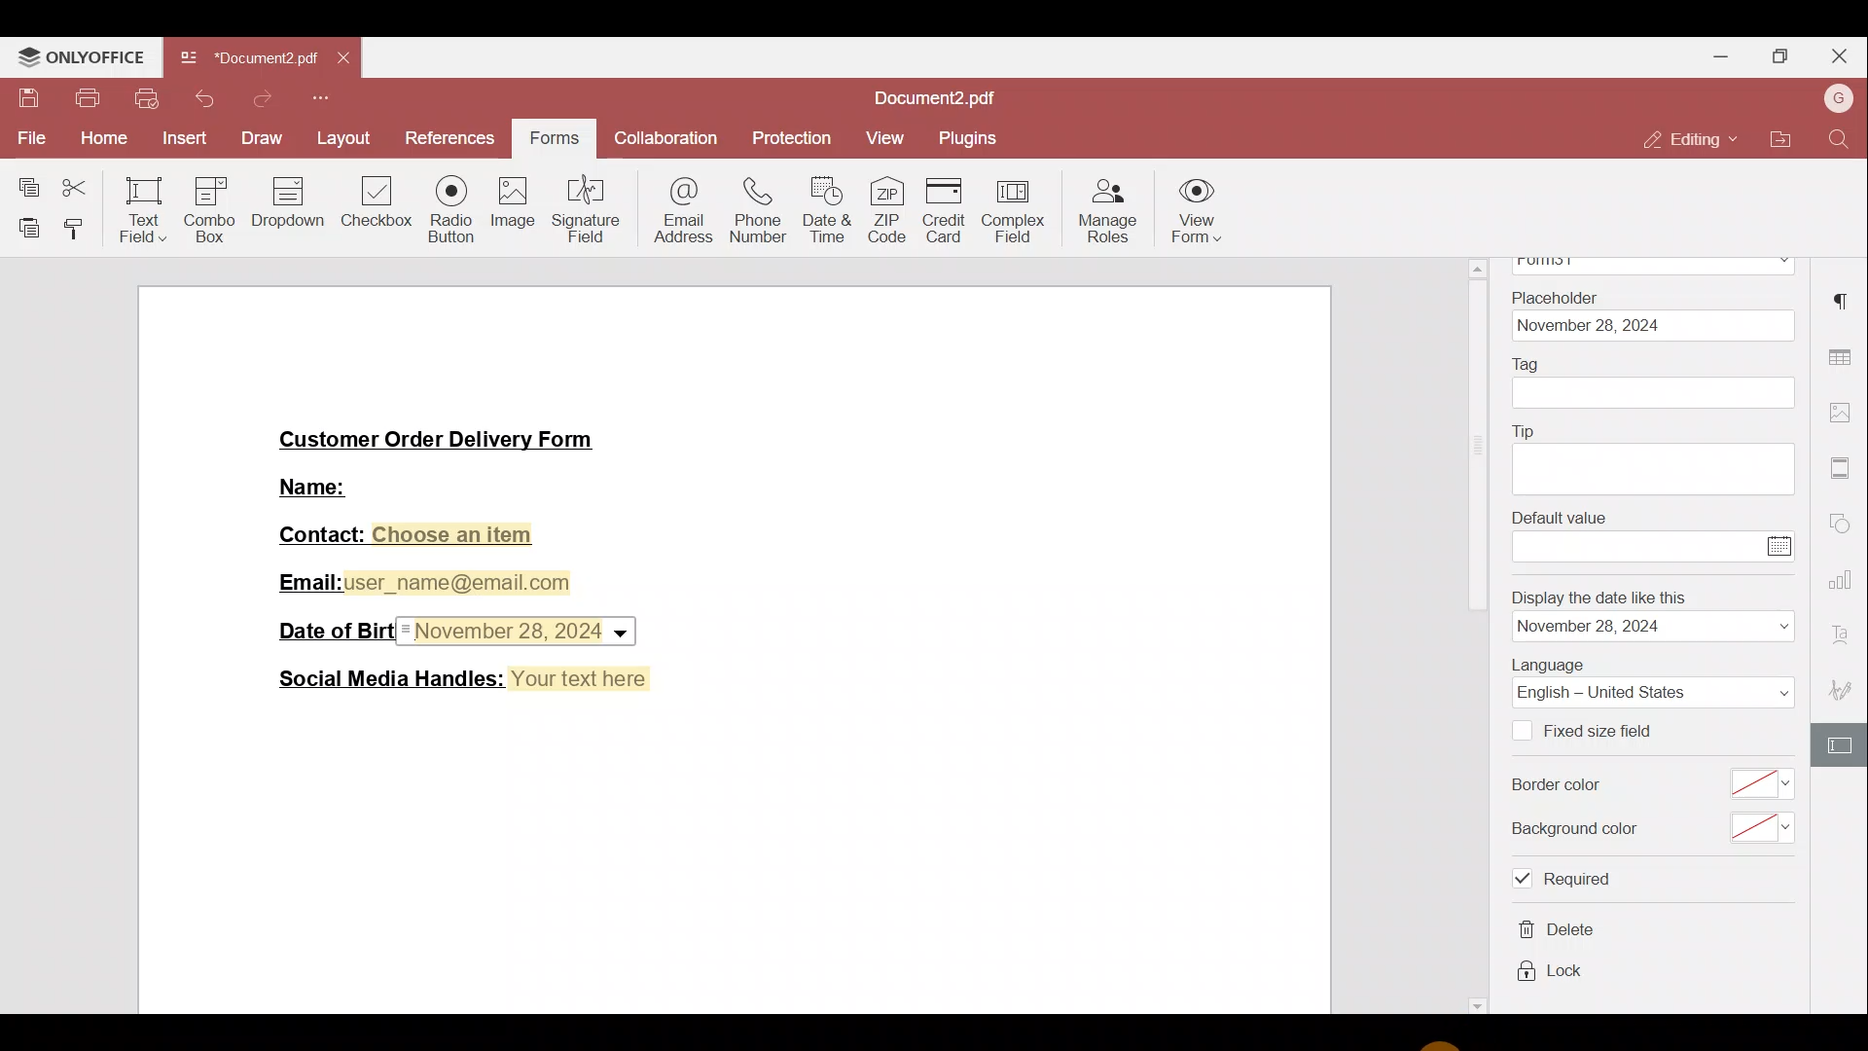 This screenshot has width=1868, height=1051. What do you see at coordinates (78, 226) in the screenshot?
I see `Copy style` at bounding box center [78, 226].